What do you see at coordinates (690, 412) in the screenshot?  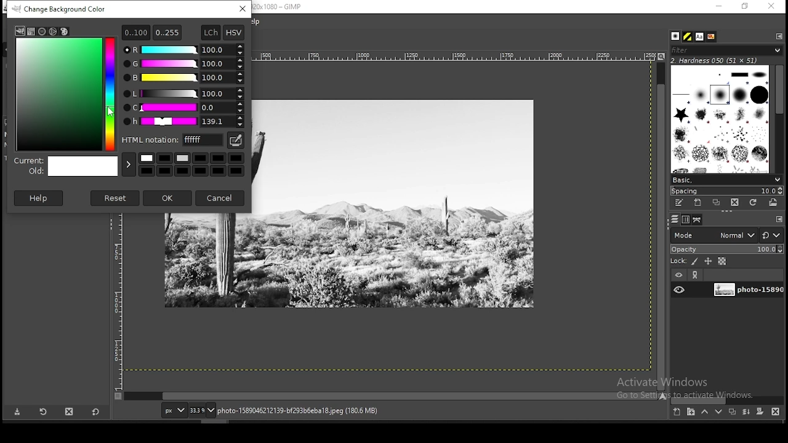 I see `new layer group` at bounding box center [690, 412].